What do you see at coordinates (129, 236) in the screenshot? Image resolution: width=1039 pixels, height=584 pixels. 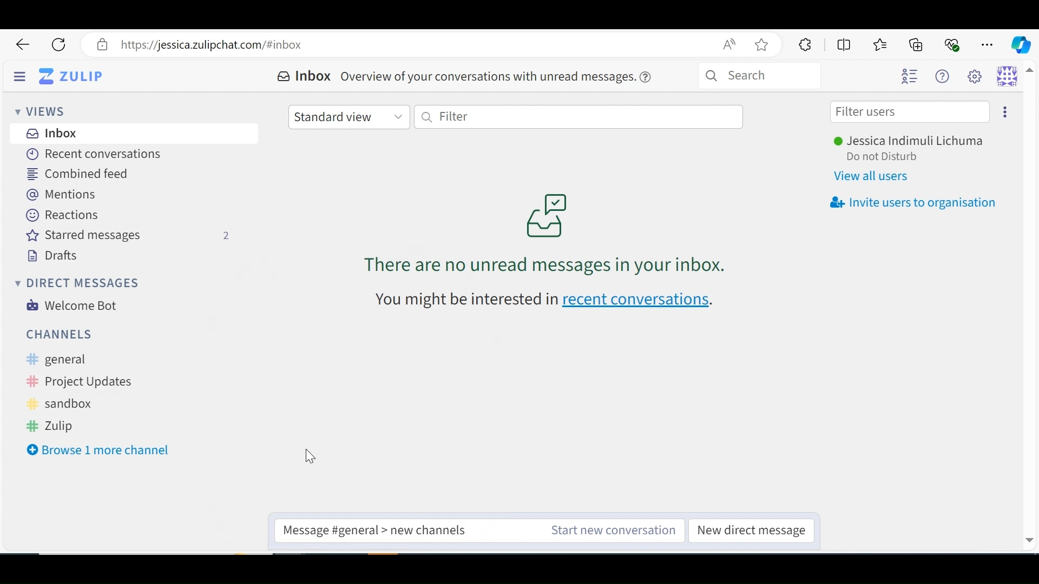 I see `Starred messages` at bounding box center [129, 236].